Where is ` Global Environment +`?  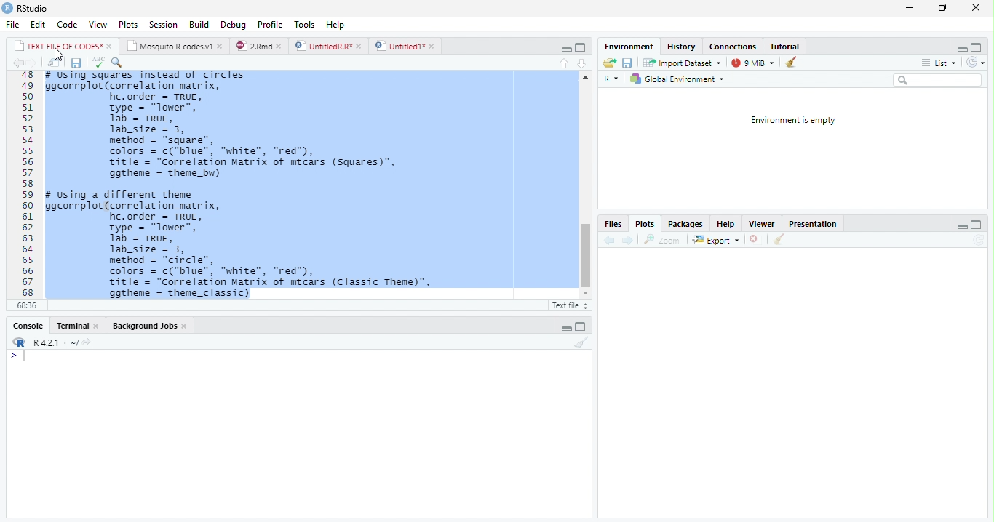
 Global Environment + is located at coordinates (682, 79).